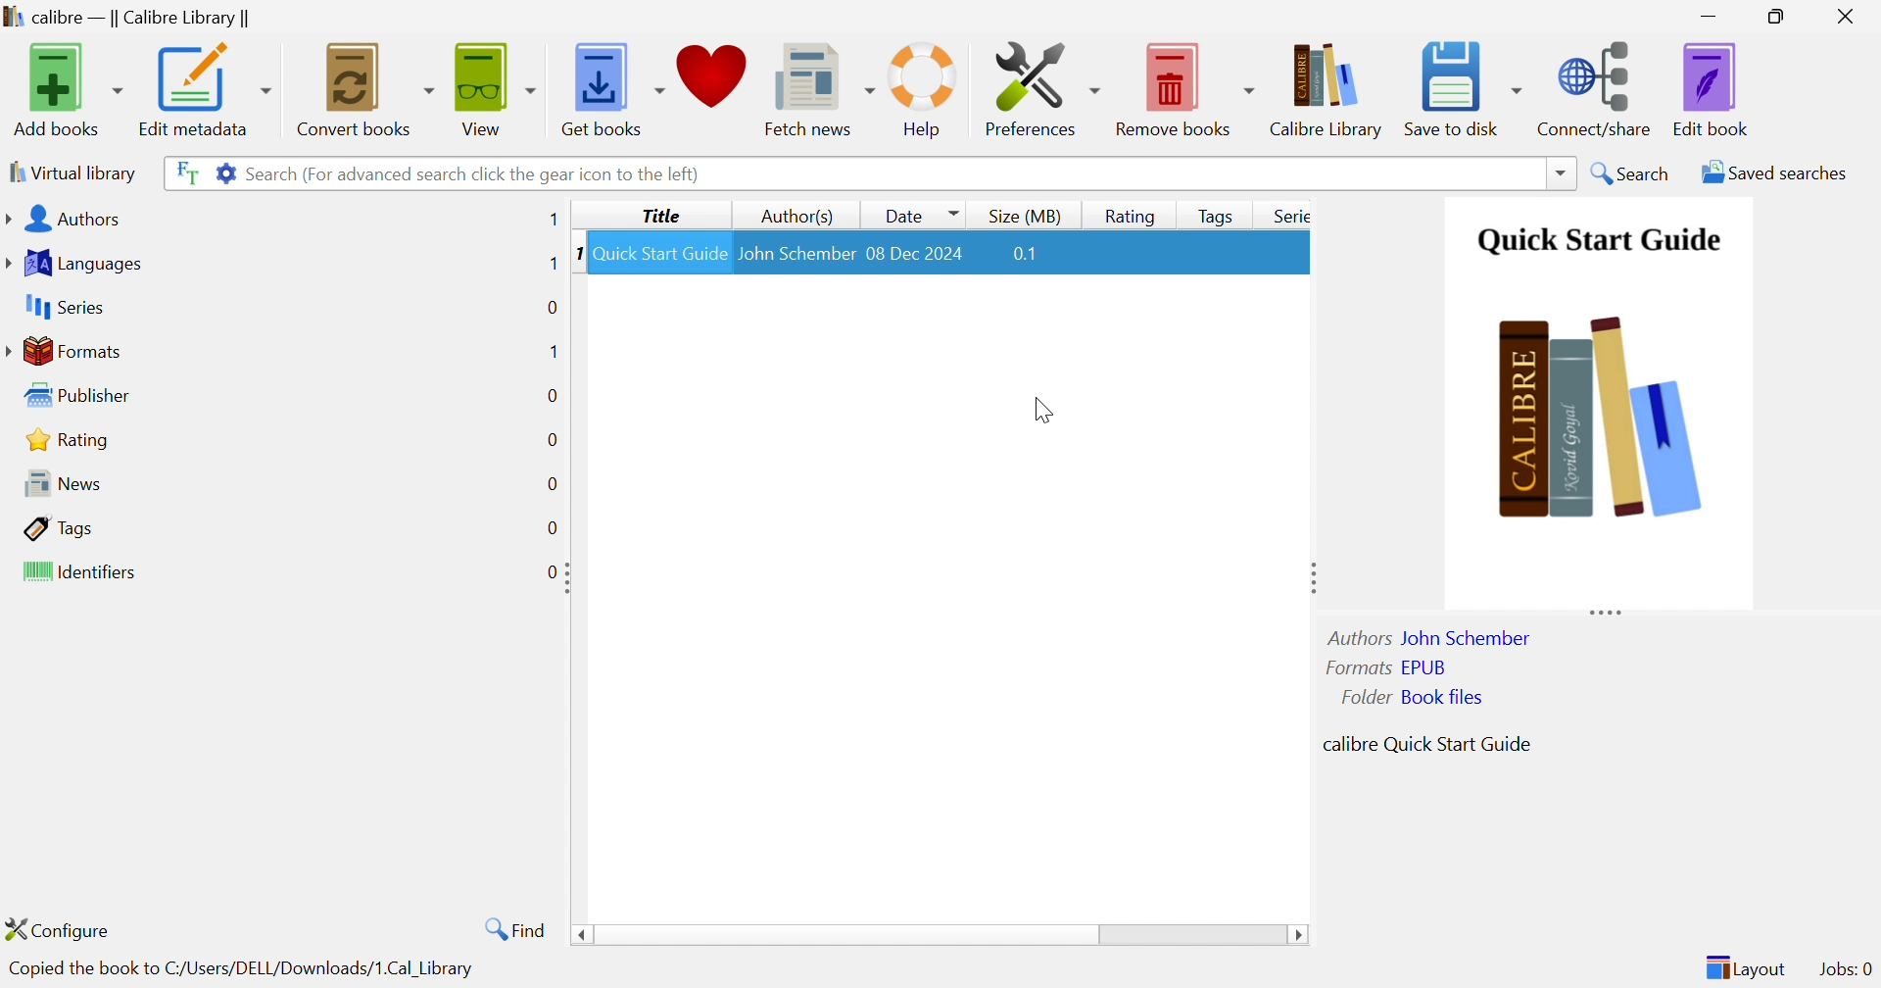 The width and height of the screenshot is (1881, 988). What do you see at coordinates (796, 250) in the screenshot?
I see `John Schember` at bounding box center [796, 250].